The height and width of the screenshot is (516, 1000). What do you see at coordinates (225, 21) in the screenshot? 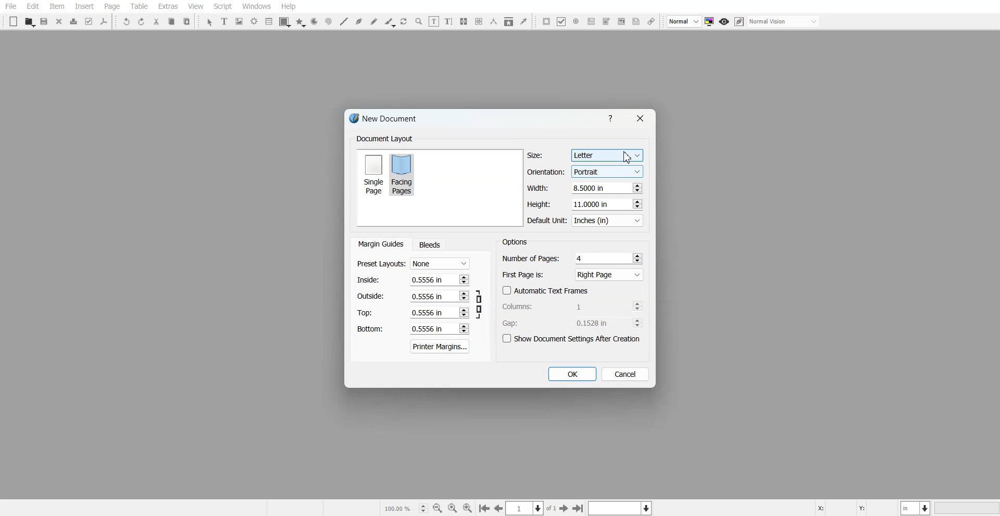
I see `Text Frame` at bounding box center [225, 21].